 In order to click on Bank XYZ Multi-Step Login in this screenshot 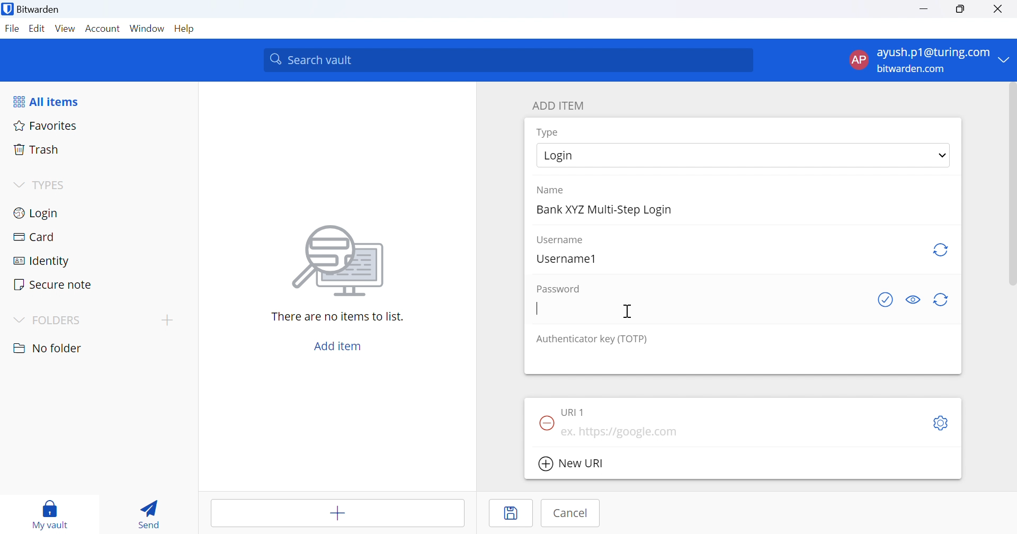, I will do `click(605, 210)`.